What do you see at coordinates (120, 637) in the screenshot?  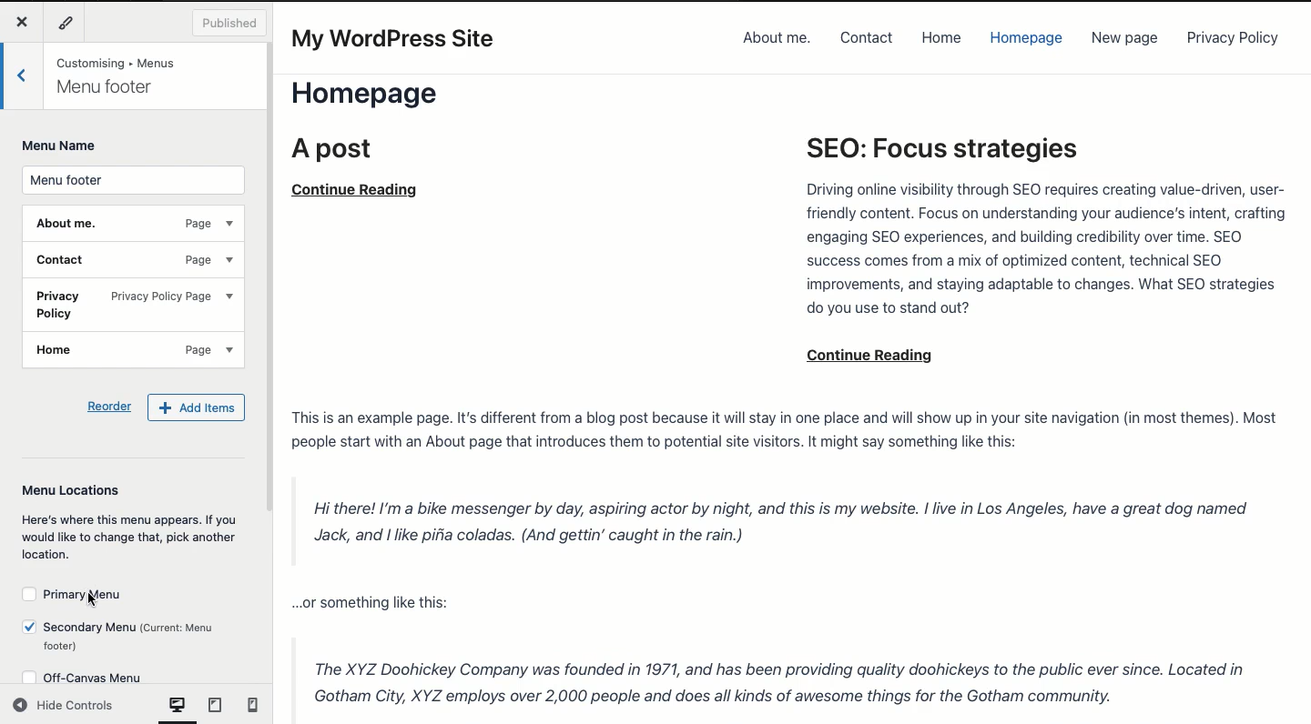 I see `Secondary menu` at bounding box center [120, 637].